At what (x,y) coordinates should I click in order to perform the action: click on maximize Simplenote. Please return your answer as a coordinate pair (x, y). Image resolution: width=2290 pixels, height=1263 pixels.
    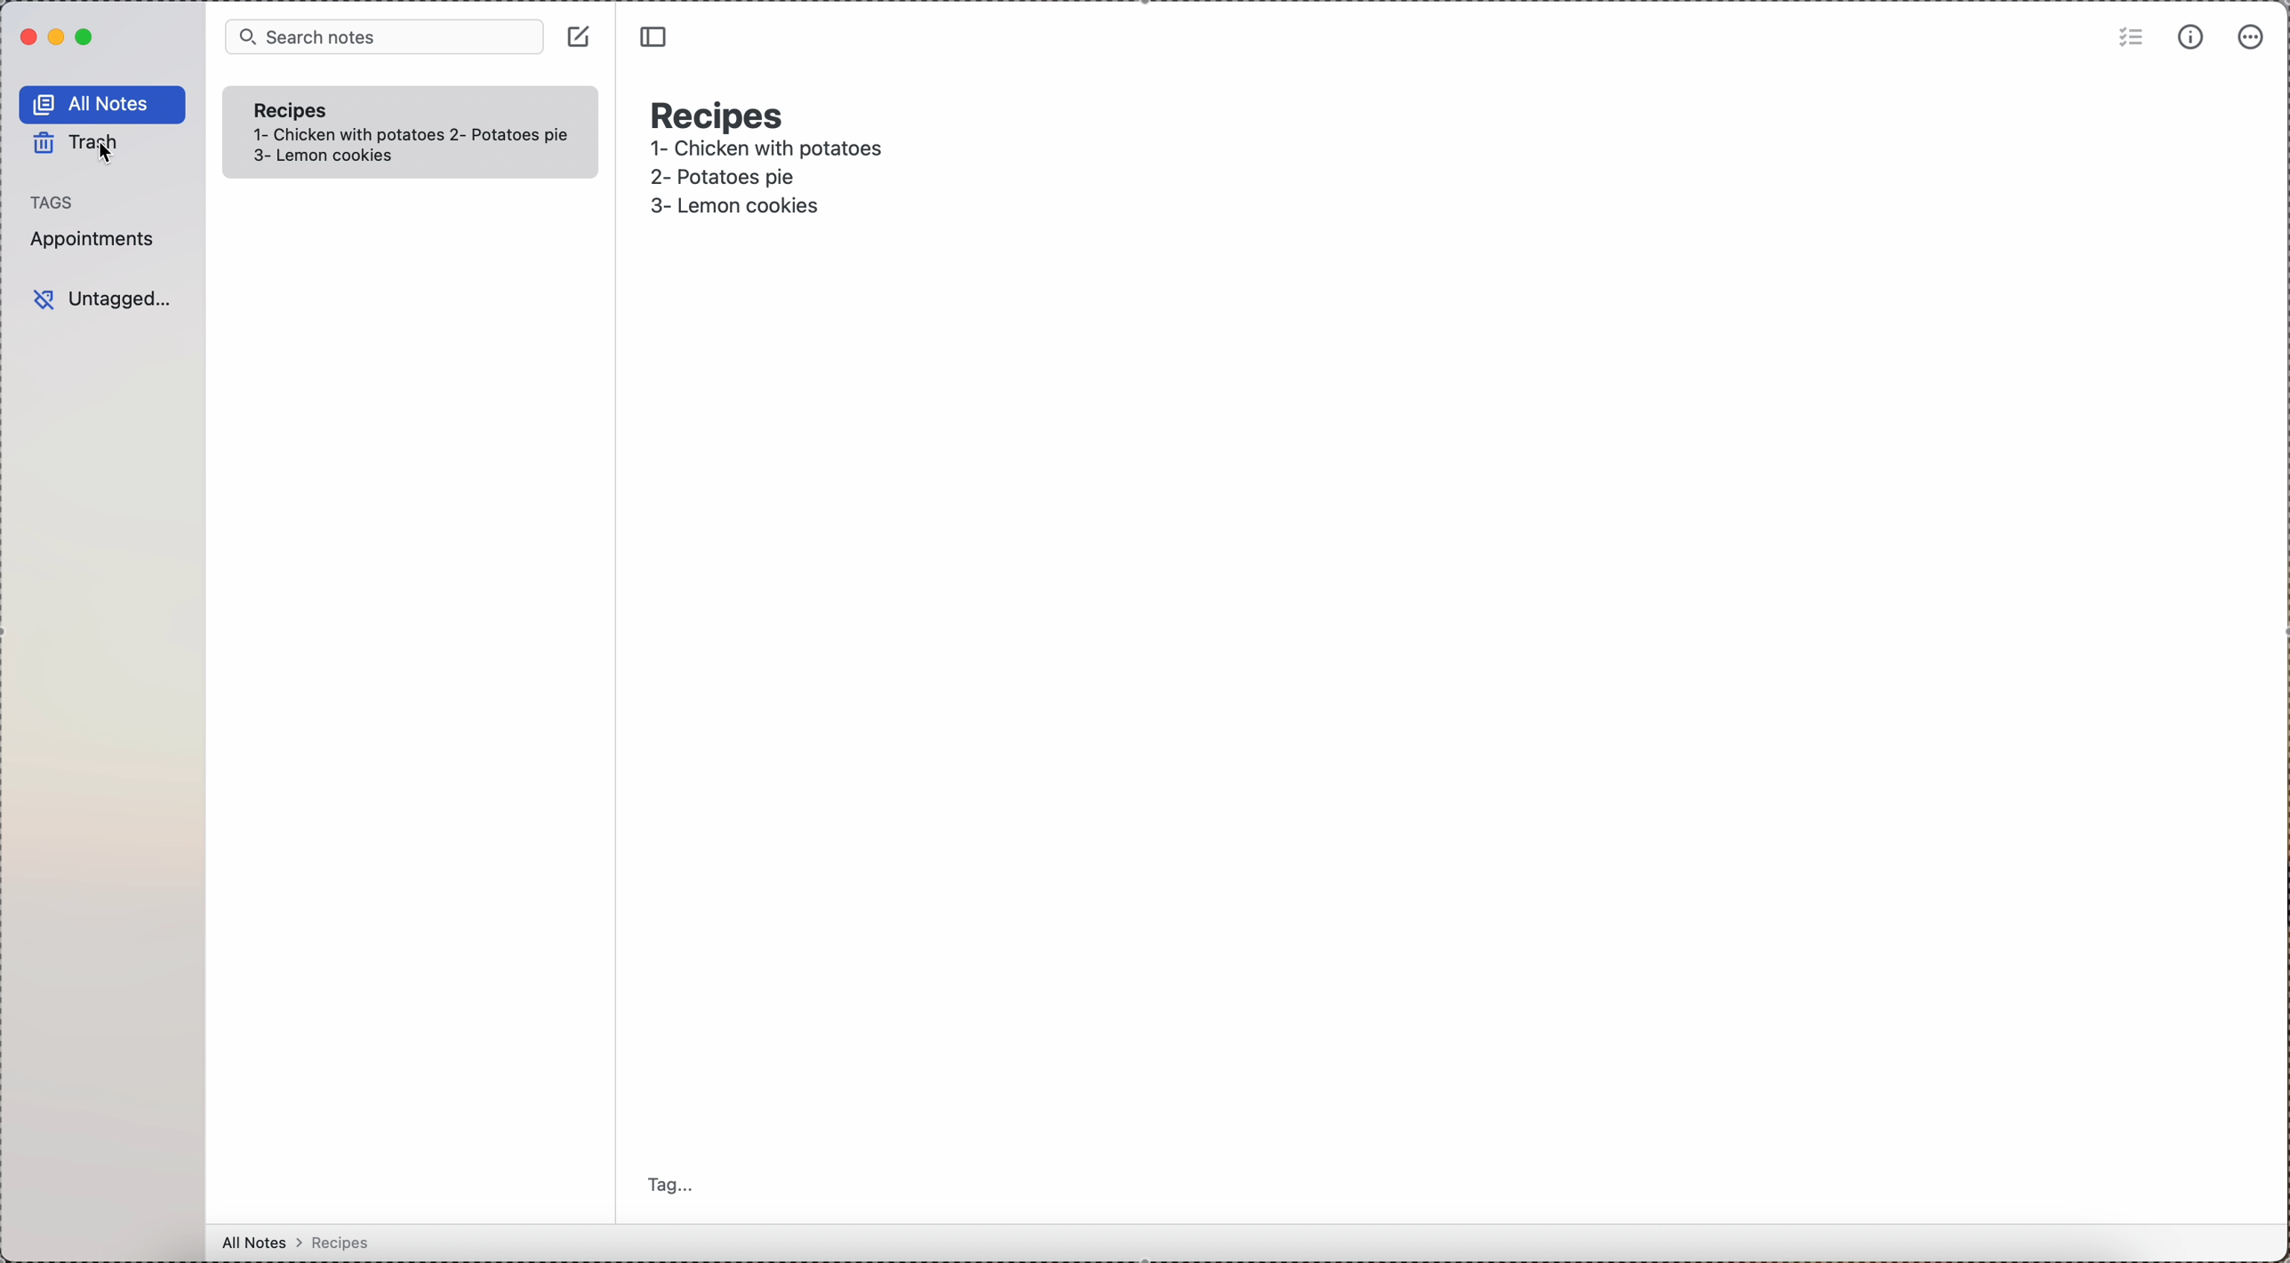
    Looking at the image, I should click on (85, 36).